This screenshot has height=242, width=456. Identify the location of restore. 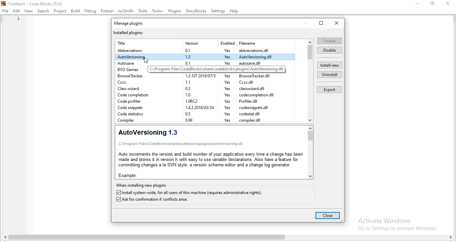
(433, 4).